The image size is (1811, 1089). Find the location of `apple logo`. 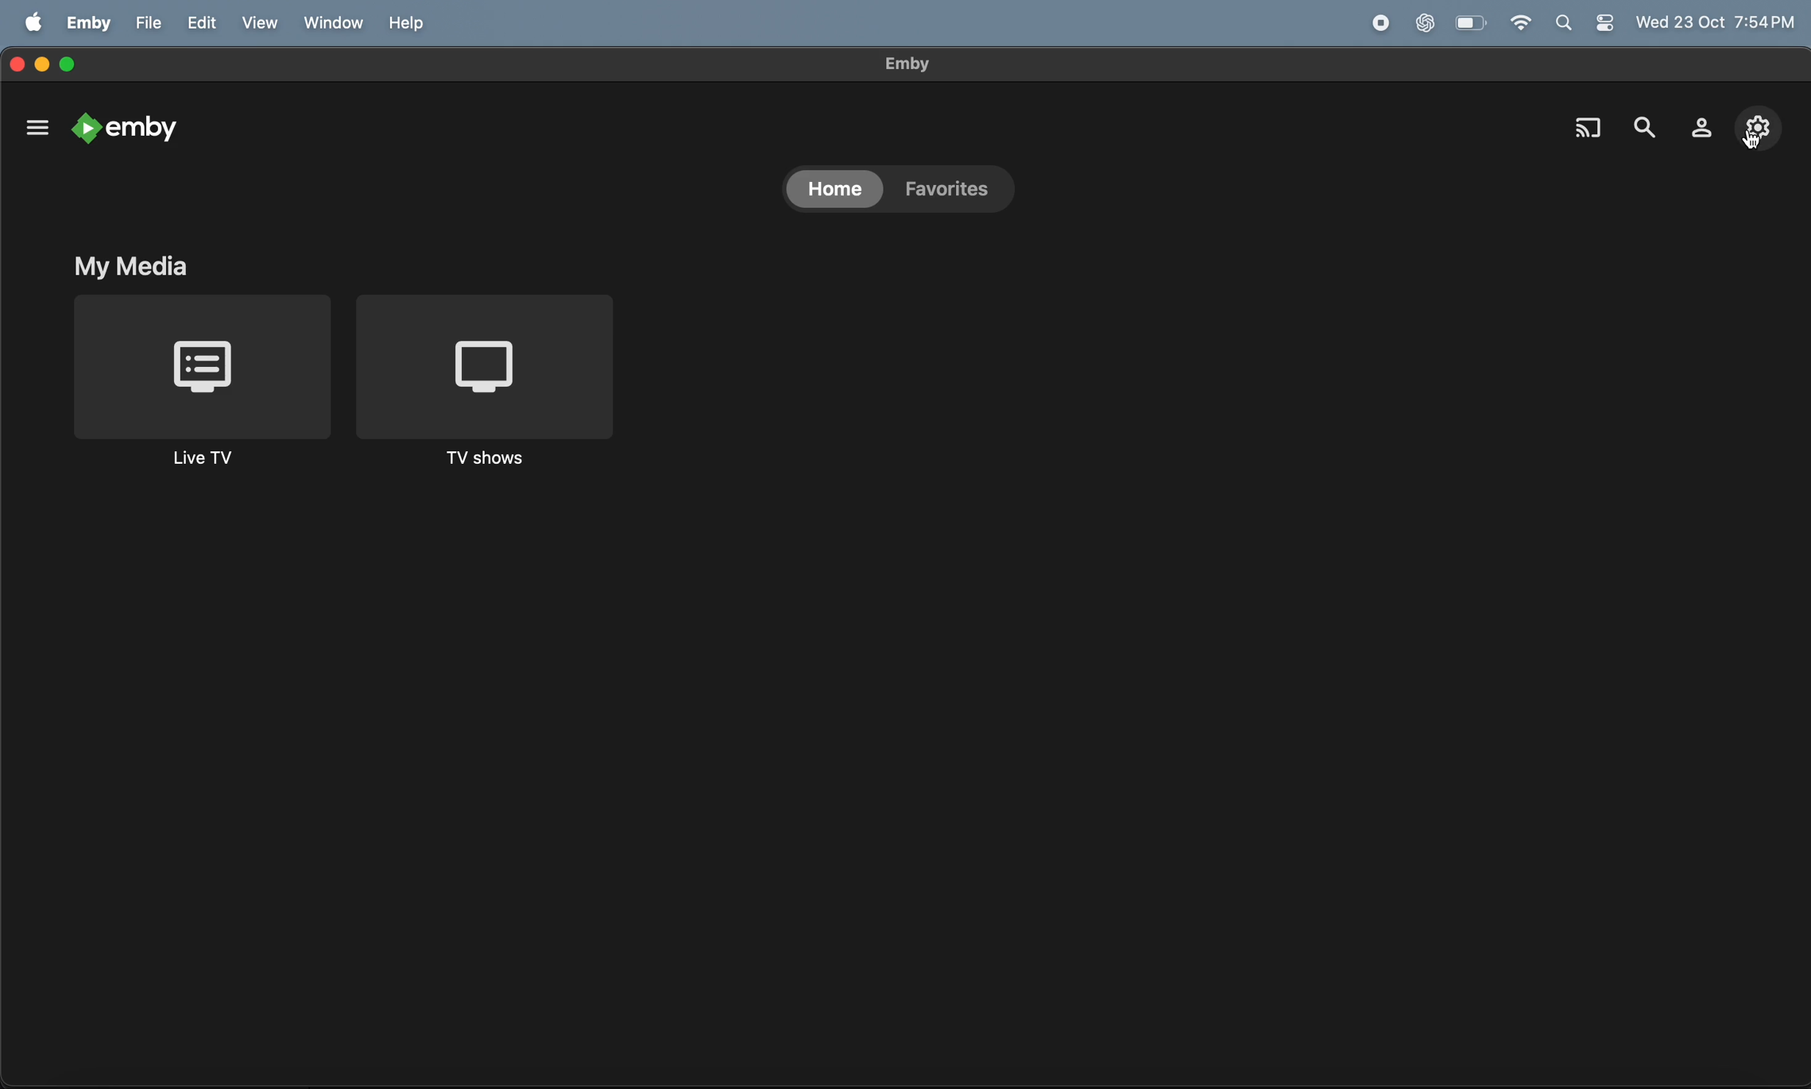

apple logo is located at coordinates (35, 21).